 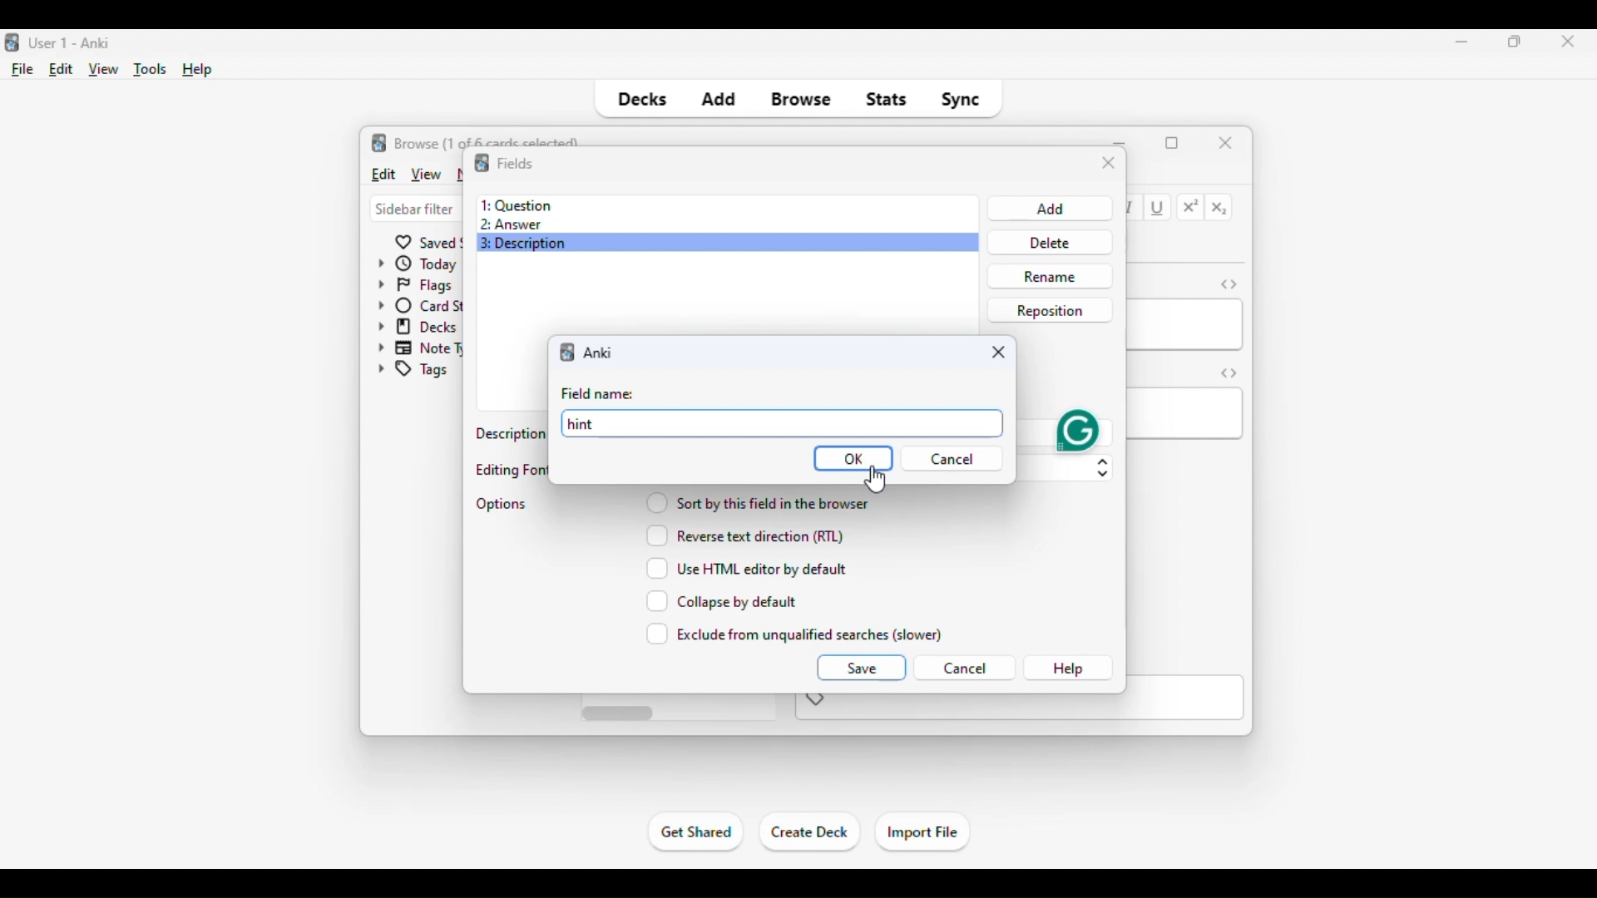 What do you see at coordinates (640, 100) in the screenshot?
I see `decks` at bounding box center [640, 100].